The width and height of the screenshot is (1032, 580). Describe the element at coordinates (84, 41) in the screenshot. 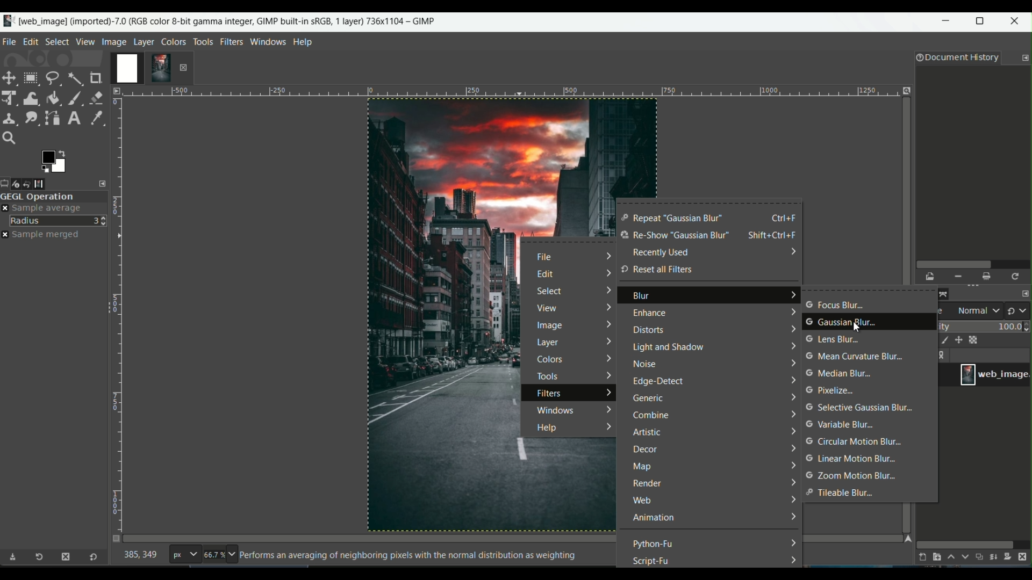

I see `view tab` at that location.